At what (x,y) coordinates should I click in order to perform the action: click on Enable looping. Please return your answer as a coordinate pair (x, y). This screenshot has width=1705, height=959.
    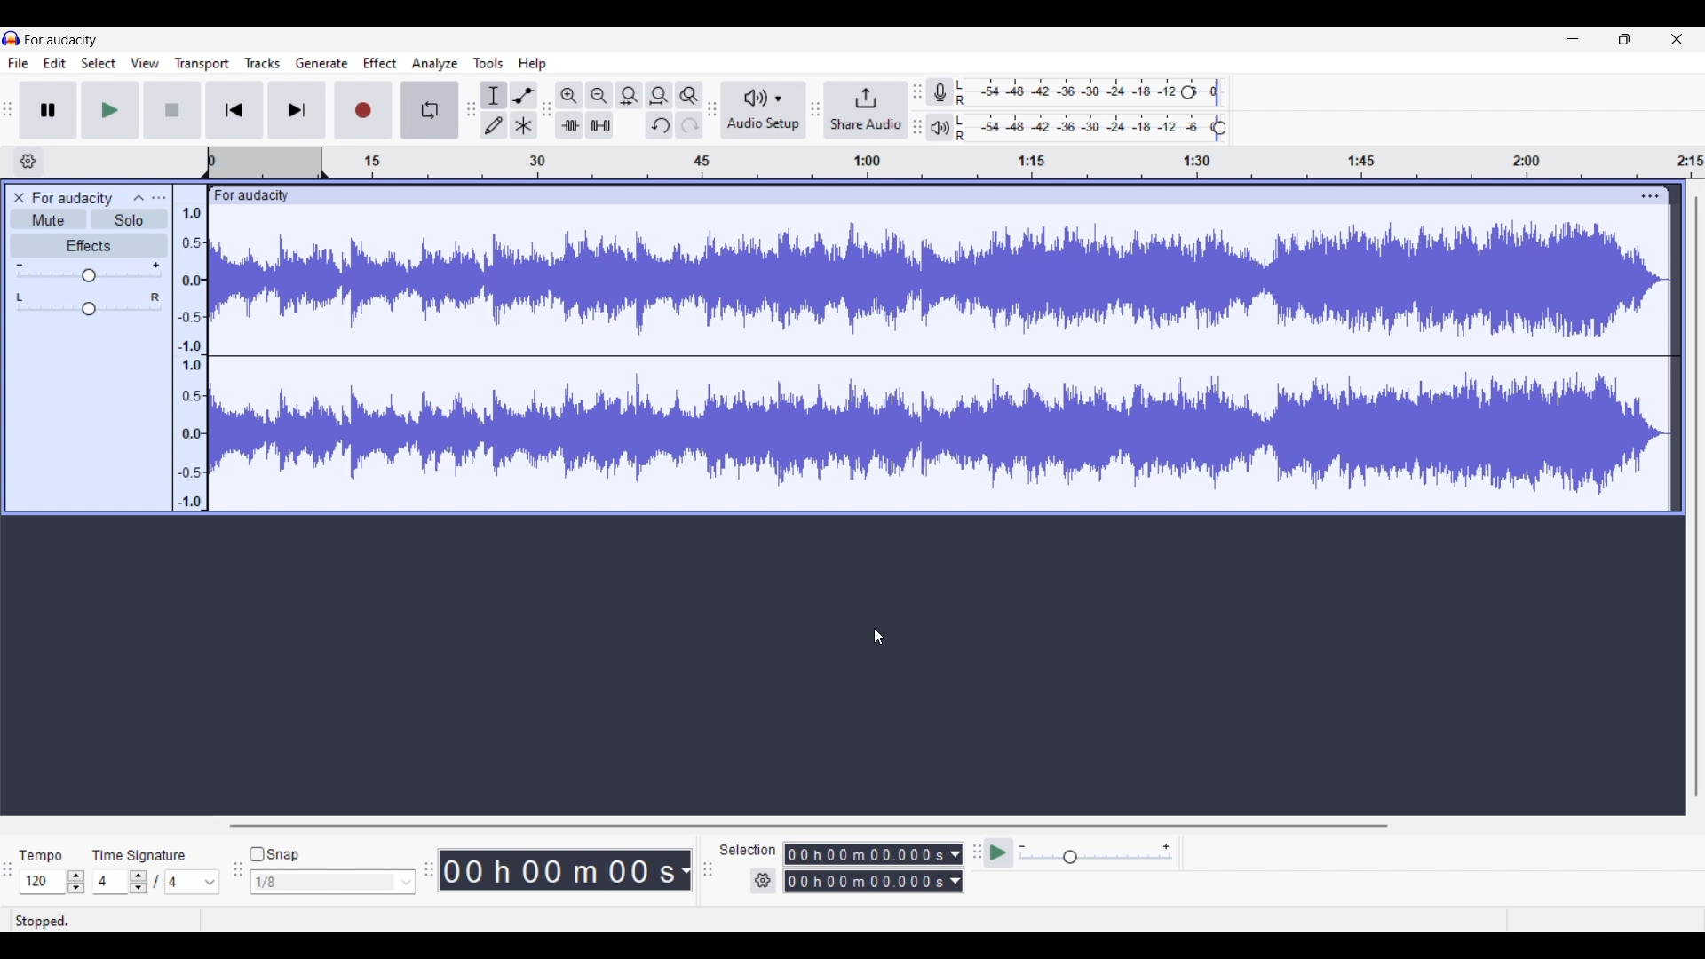
    Looking at the image, I should click on (428, 110).